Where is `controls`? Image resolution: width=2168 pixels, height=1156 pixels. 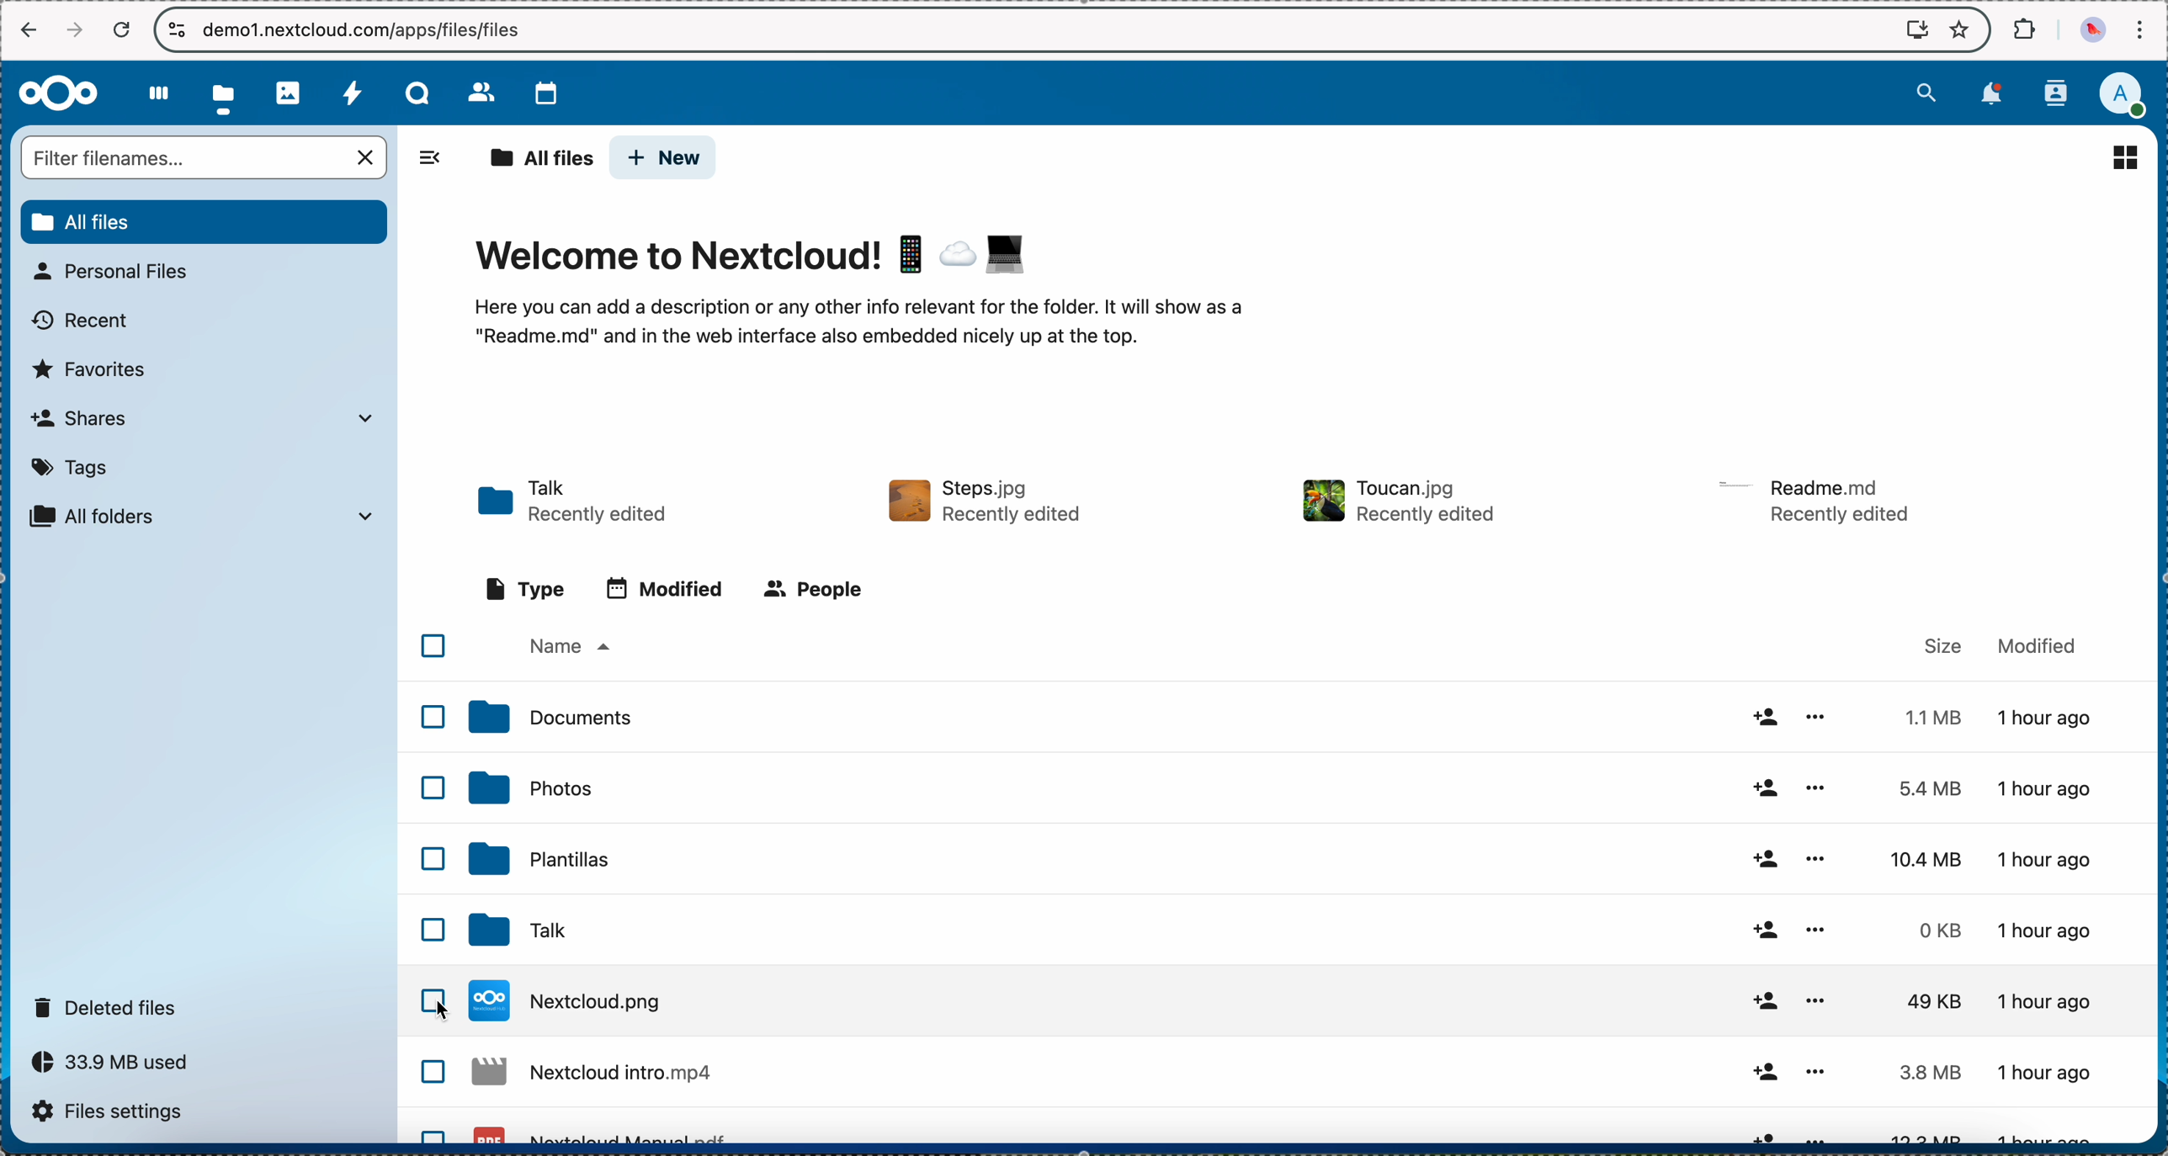
controls is located at coordinates (178, 30).